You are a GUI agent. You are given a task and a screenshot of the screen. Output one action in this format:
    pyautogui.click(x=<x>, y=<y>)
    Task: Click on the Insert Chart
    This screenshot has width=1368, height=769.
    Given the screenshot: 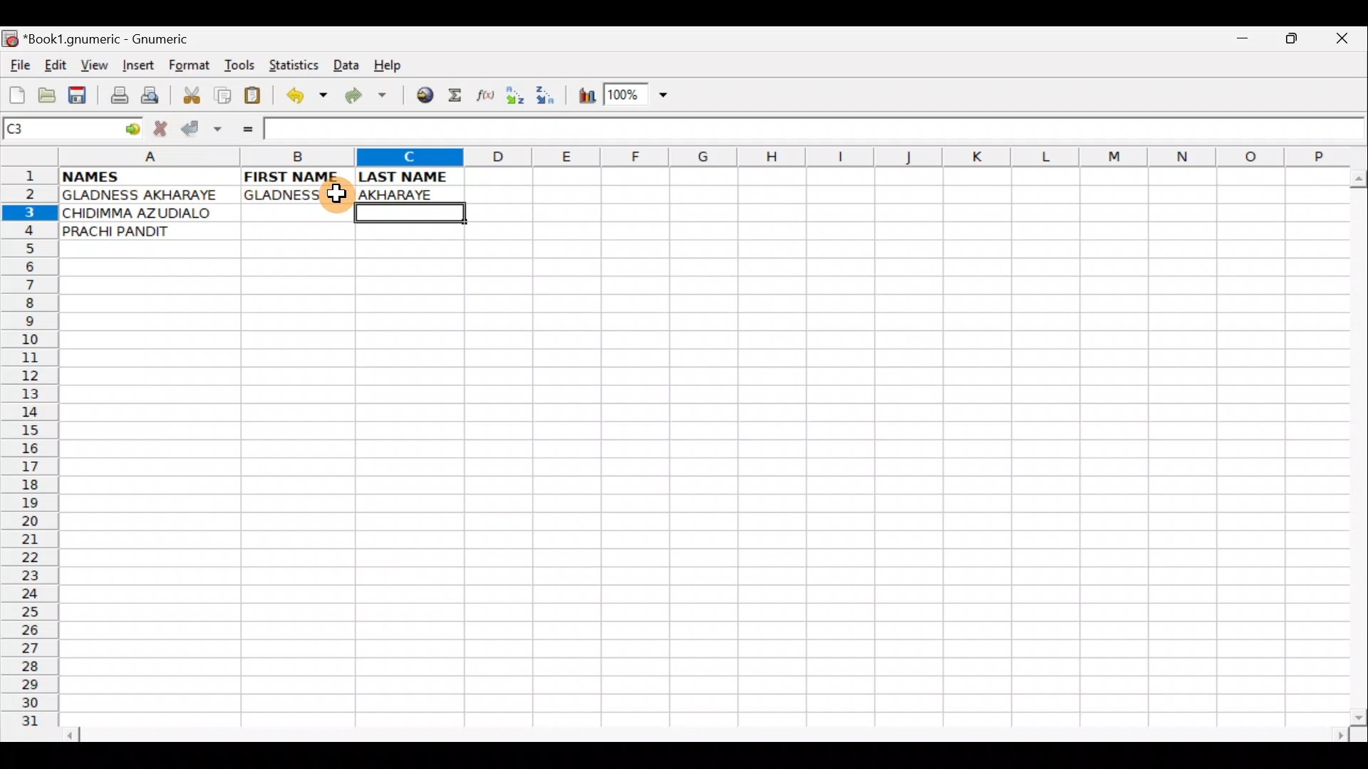 What is the action you would take?
    pyautogui.click(x=583, y=98)
    